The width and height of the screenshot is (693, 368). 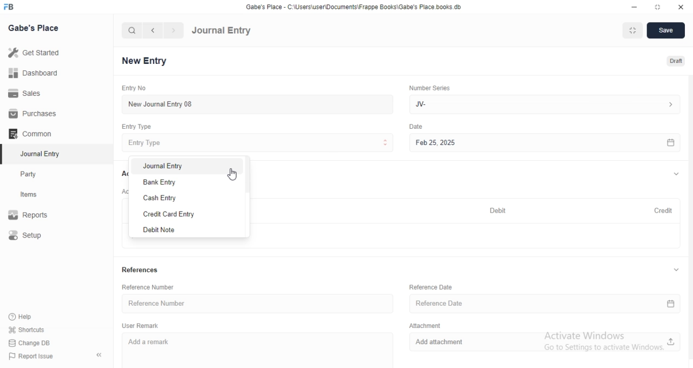 I want to click on Gabe's Place, so click(x=33, y=28).